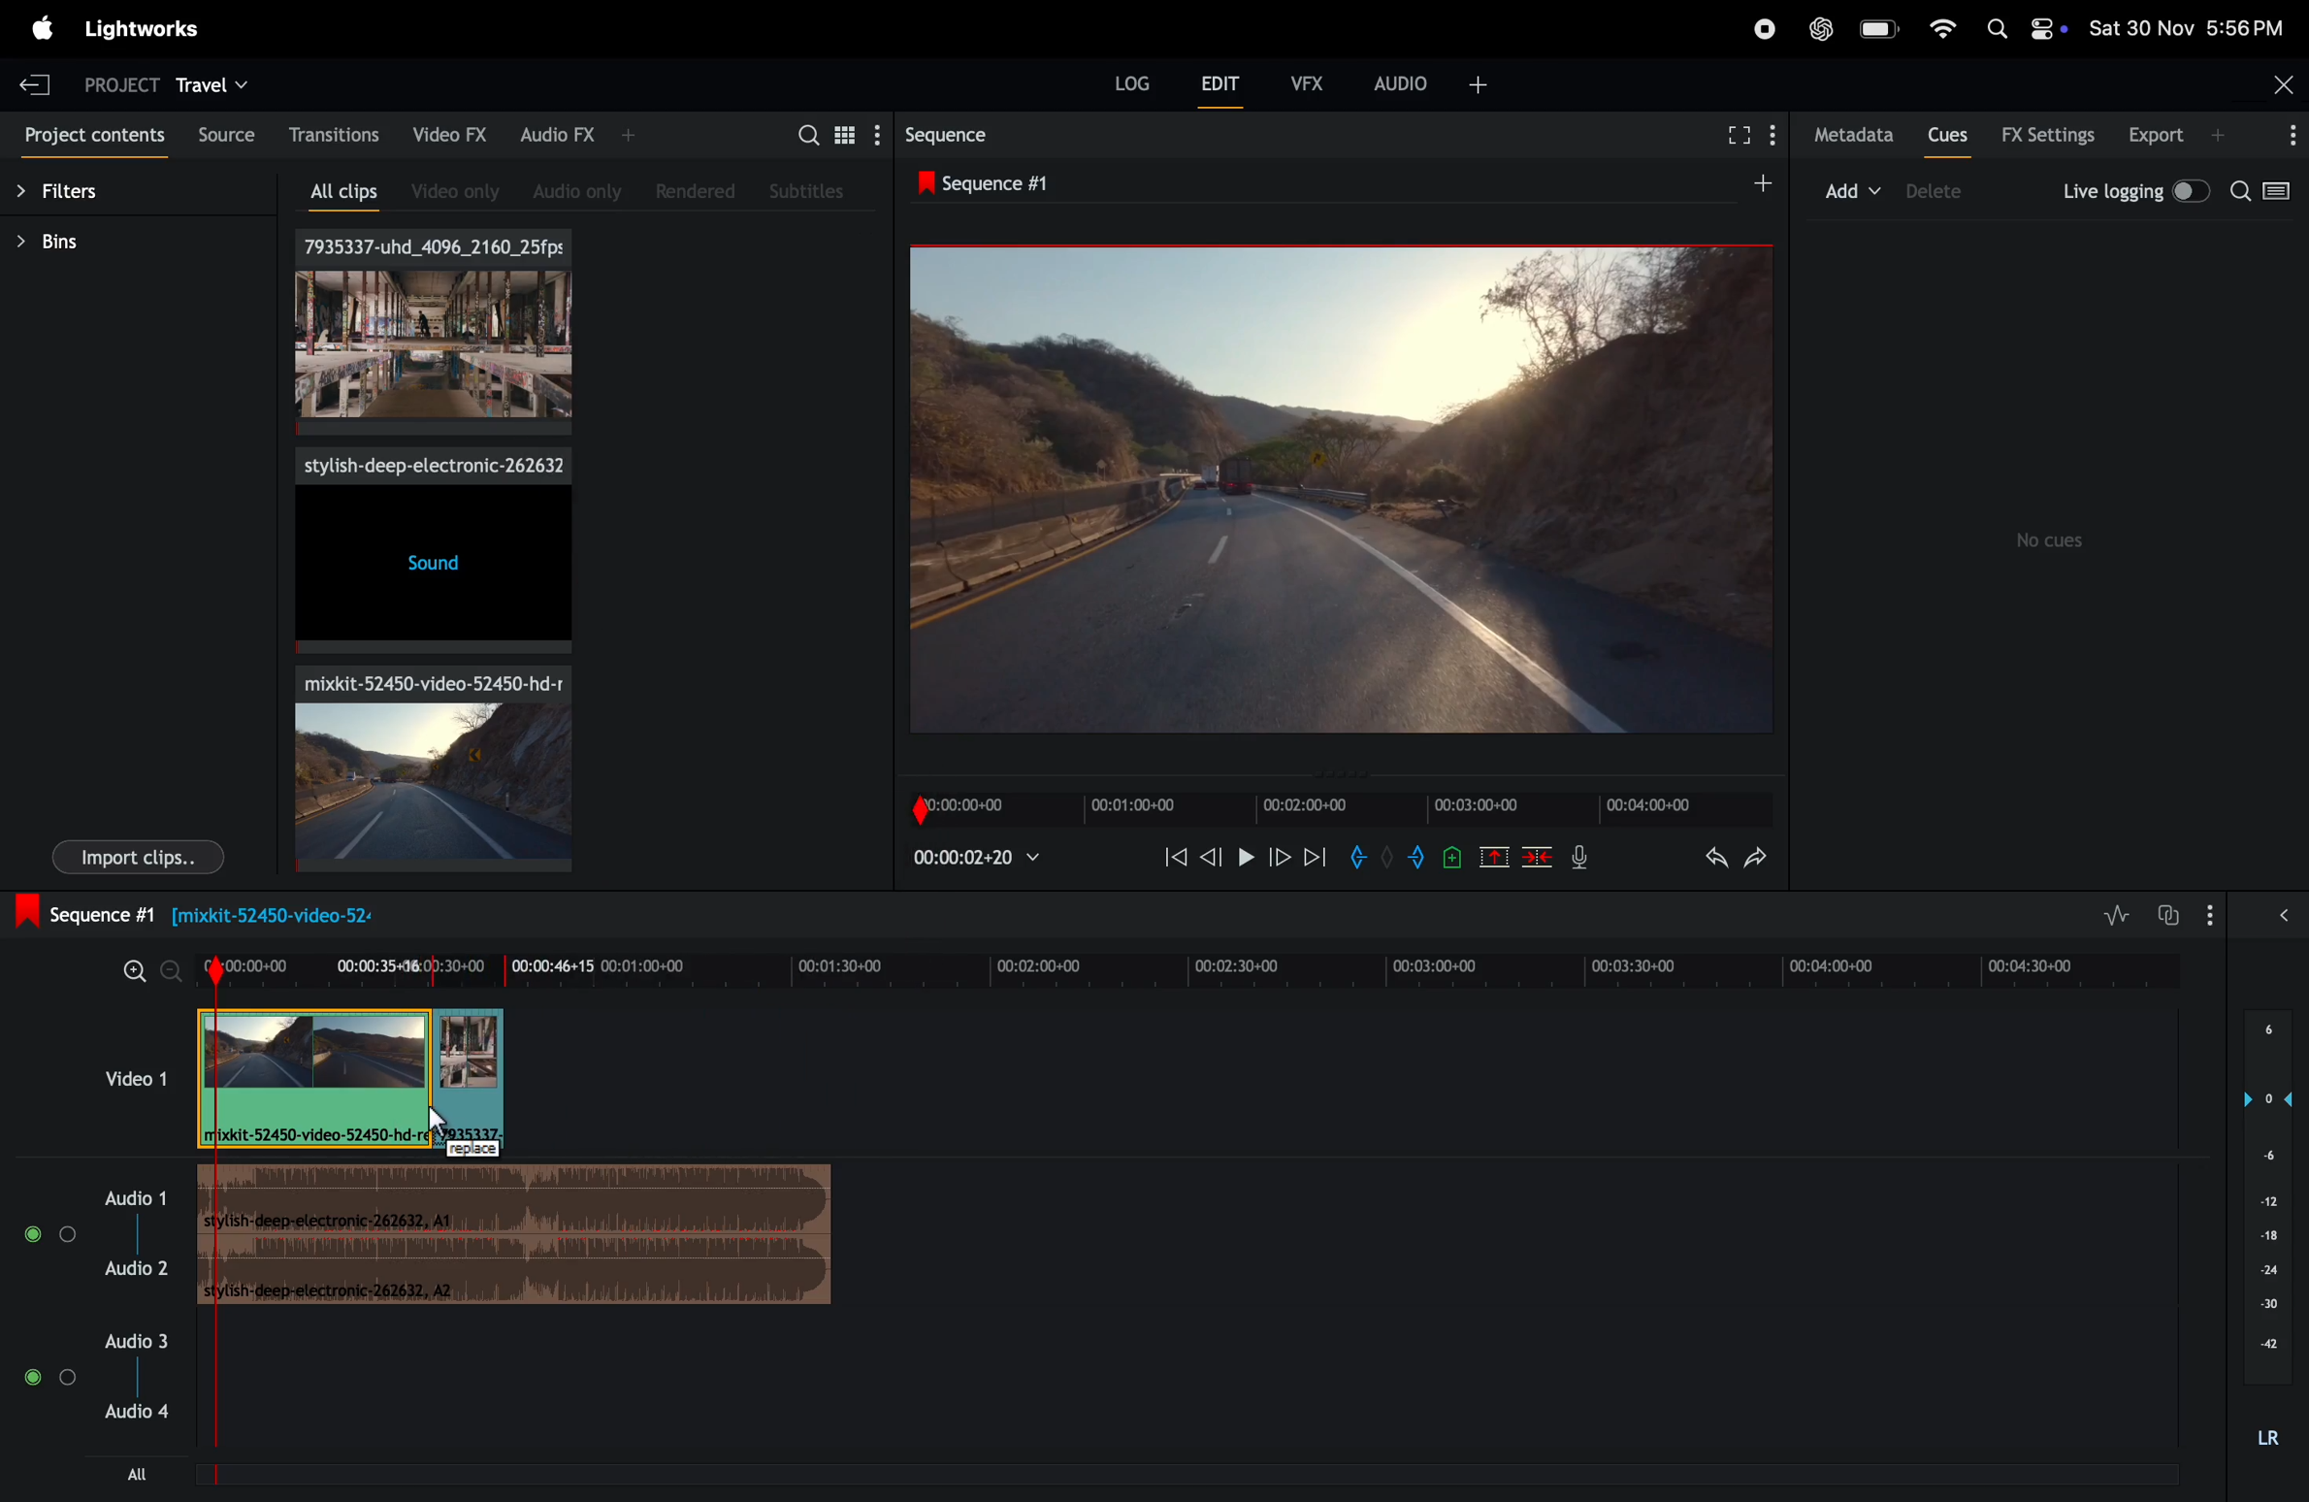  Describe the element at coordinates (334, 136) in the screenshot. I see `transactions` at that location.